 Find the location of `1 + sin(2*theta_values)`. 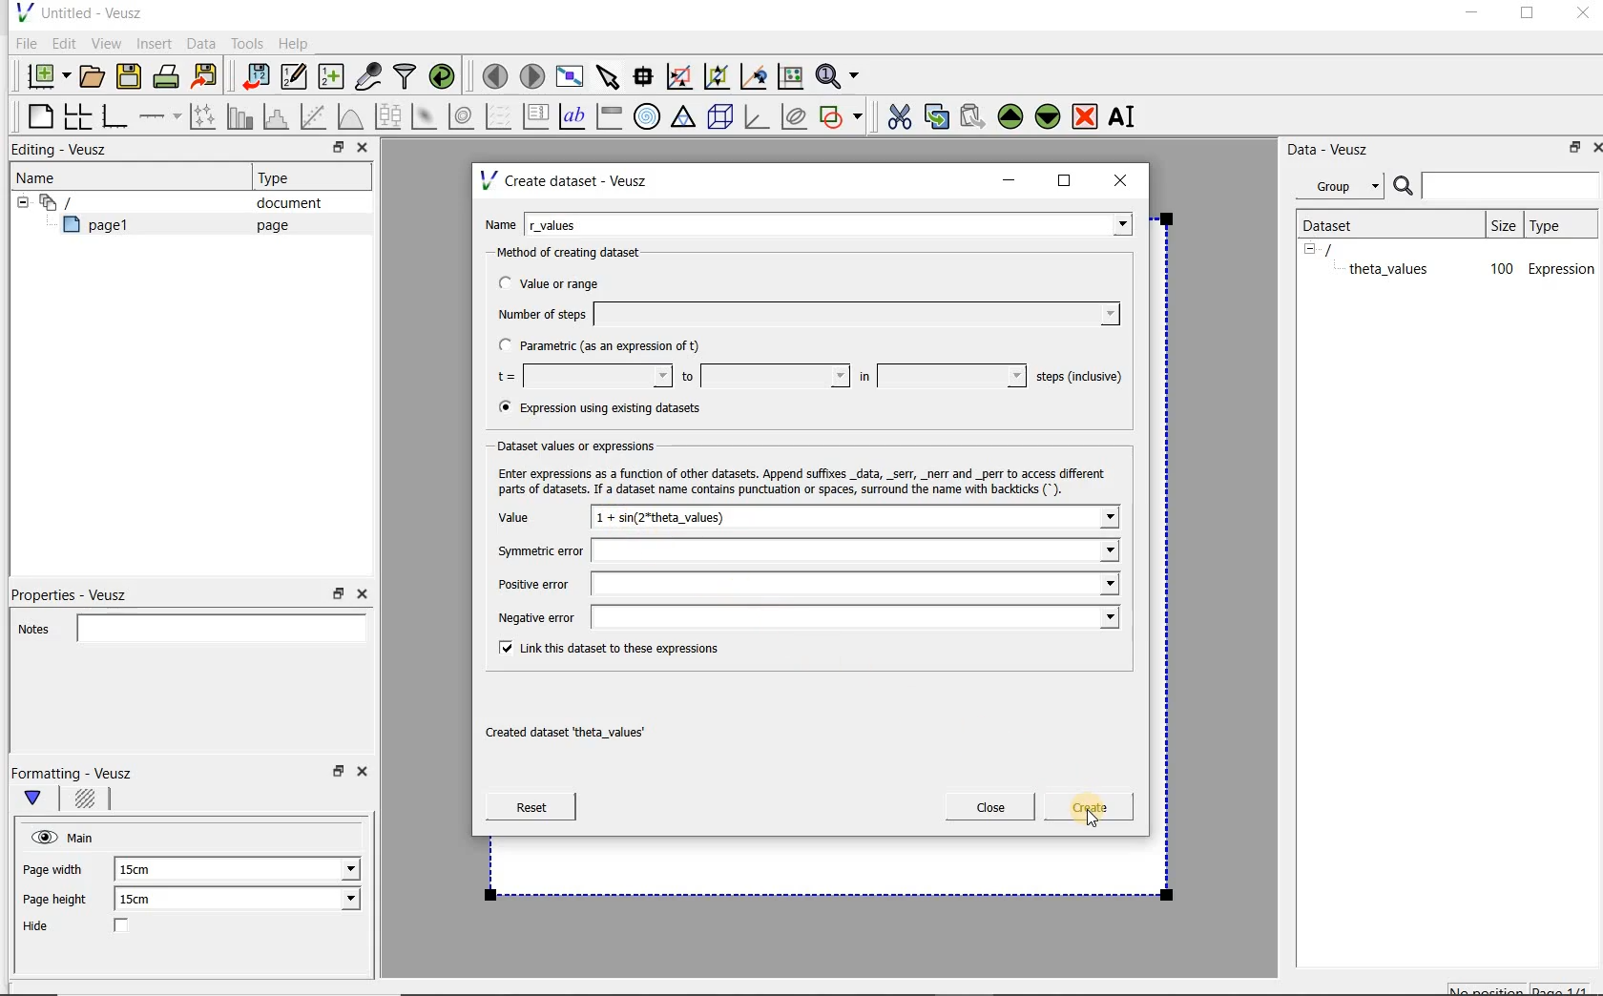

1 + sin(2*theta_values) is located at coordinates (857, 520).